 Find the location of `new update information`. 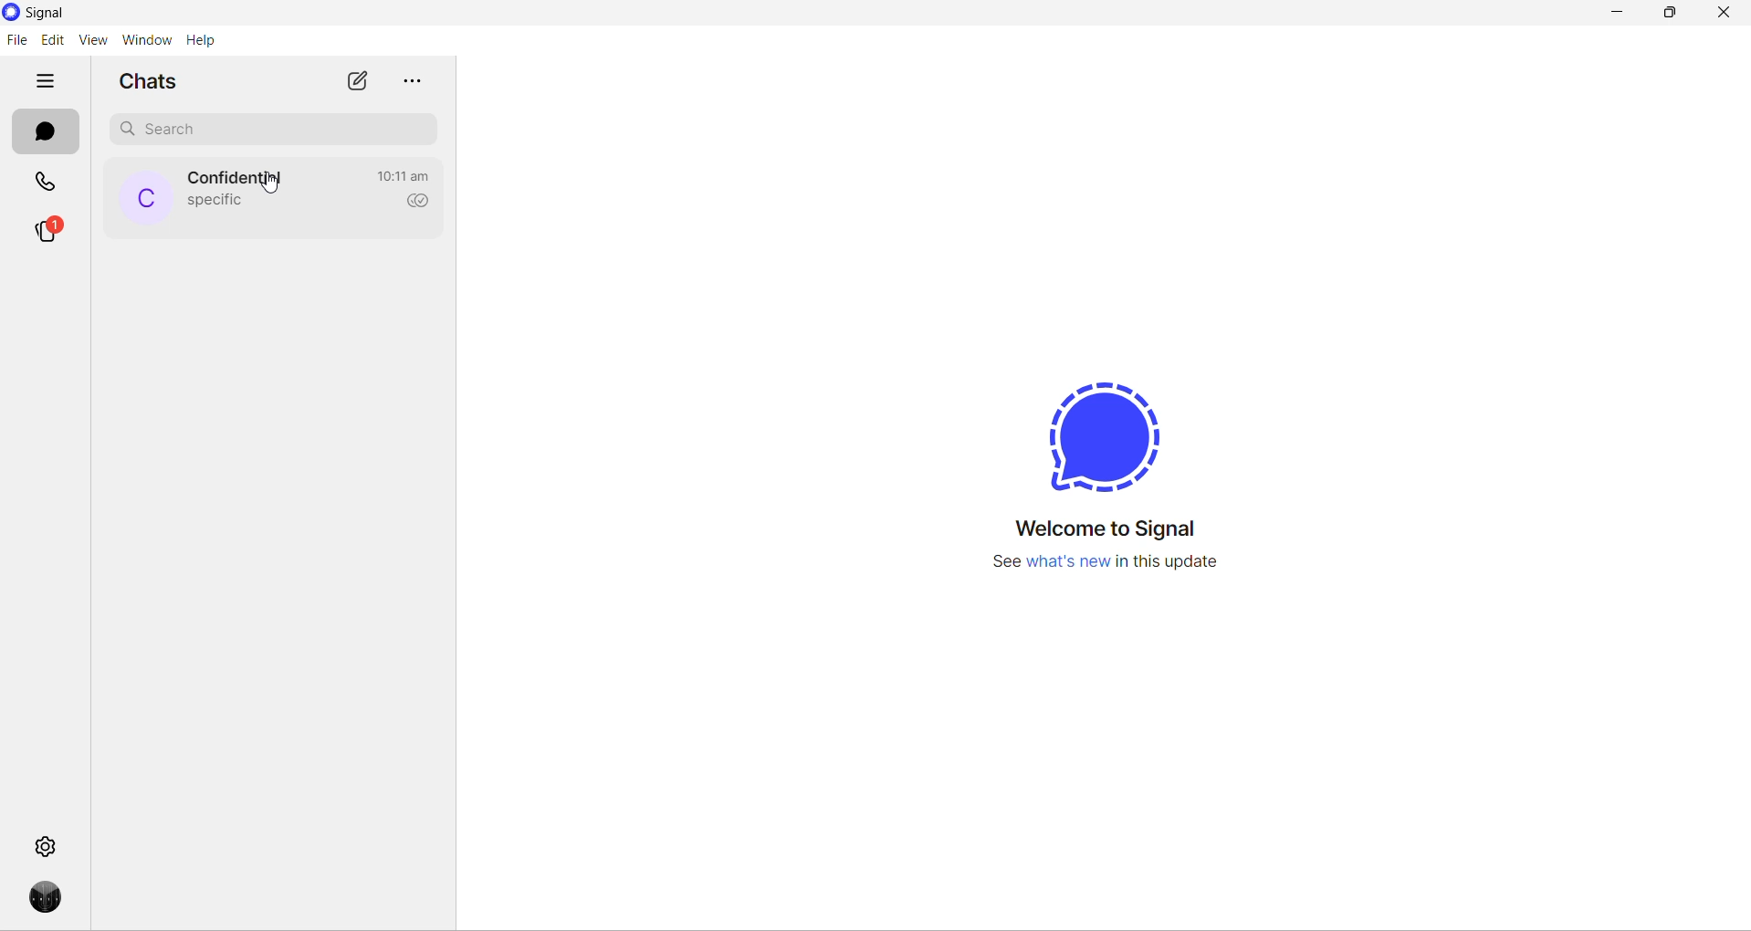

new update information is located at coordinates (1119, 565).